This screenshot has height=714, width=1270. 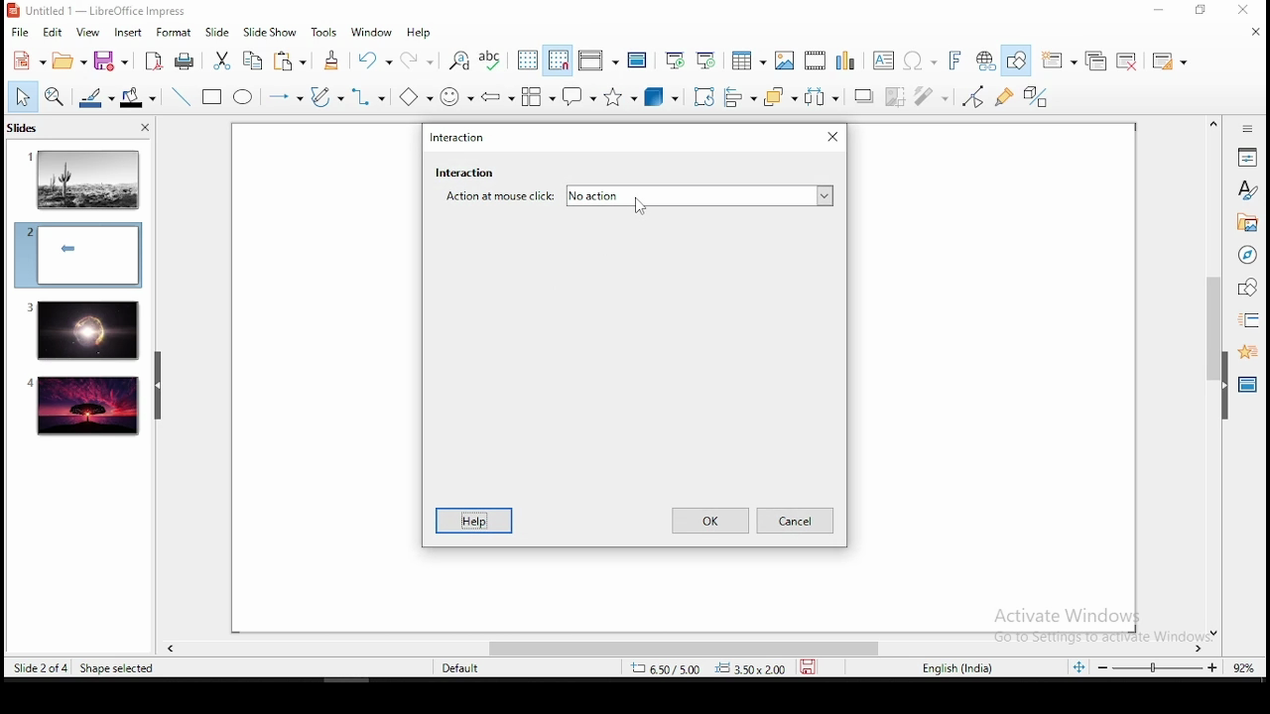 What do you see at coordinates (917, 61) in the screenshot?
I see `special characters` at bounding box center [917, 61].